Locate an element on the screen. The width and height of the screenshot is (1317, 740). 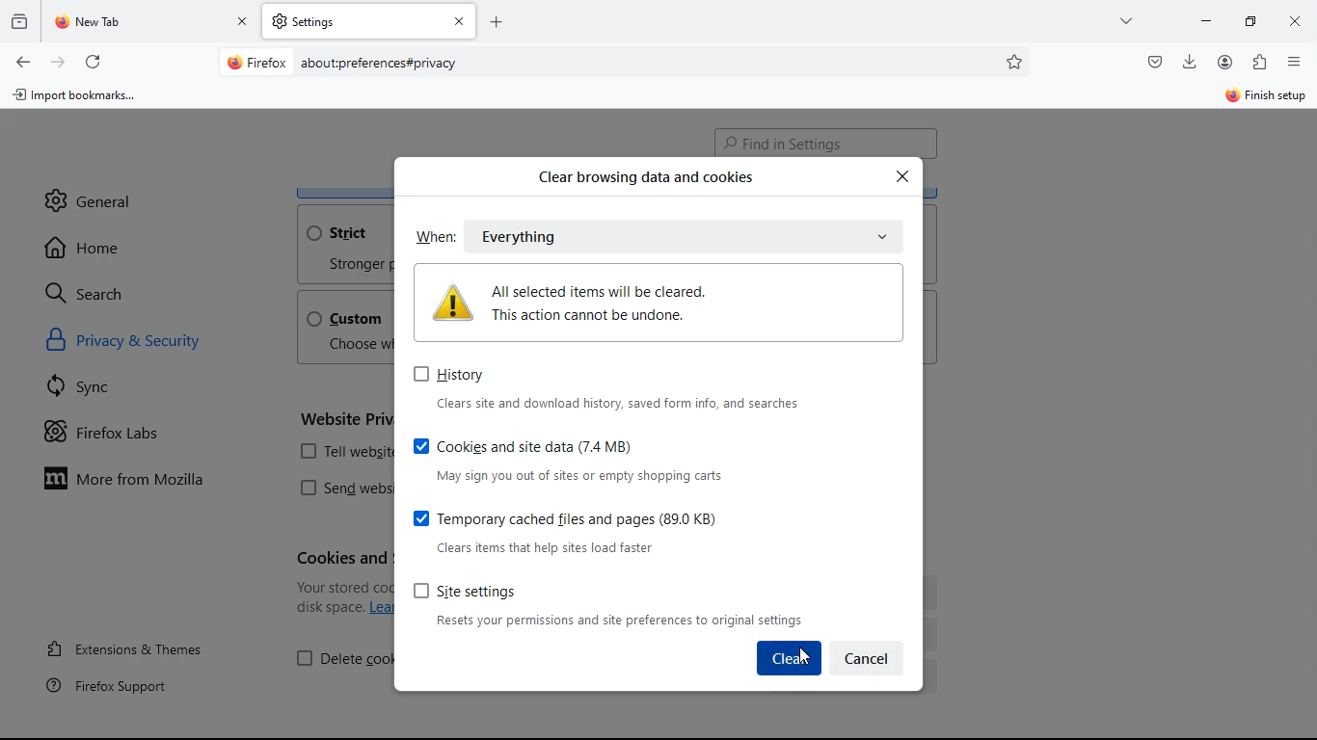
general is located at coordinates (90, 194).